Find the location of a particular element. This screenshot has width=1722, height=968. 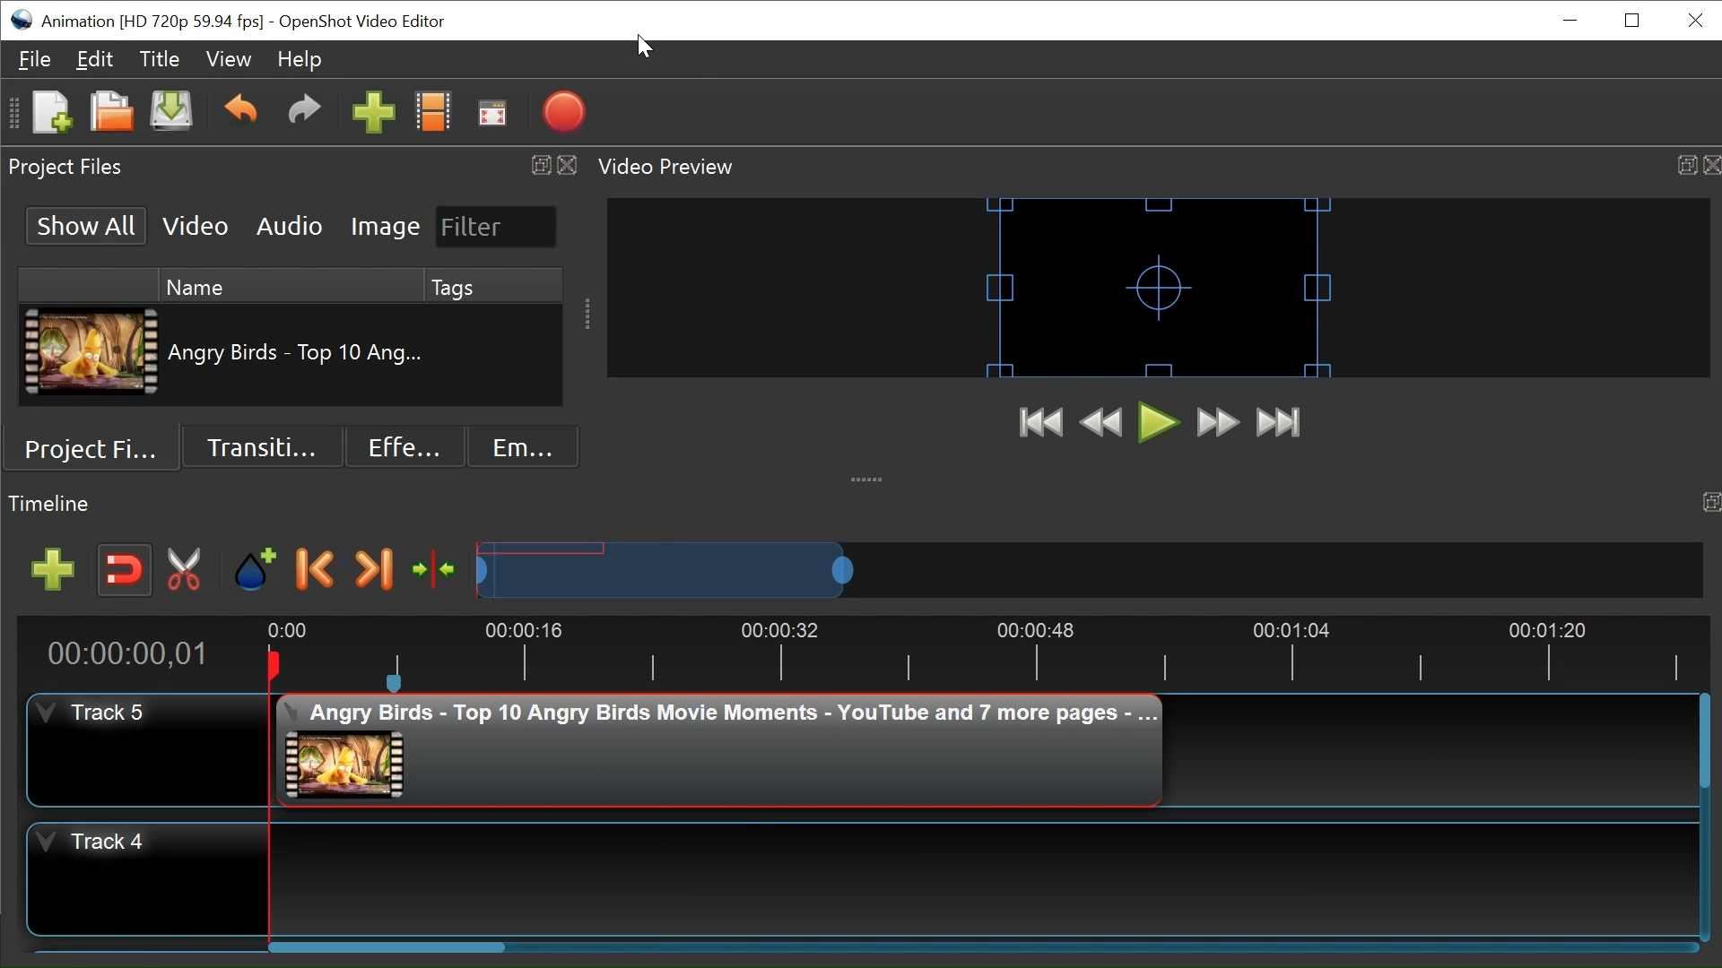

Track Header is located at coordinates (147, 751).